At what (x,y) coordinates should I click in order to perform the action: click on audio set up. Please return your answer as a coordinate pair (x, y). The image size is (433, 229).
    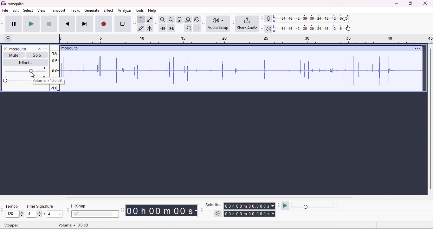
    Looking at the image, I should click on (218, 24).